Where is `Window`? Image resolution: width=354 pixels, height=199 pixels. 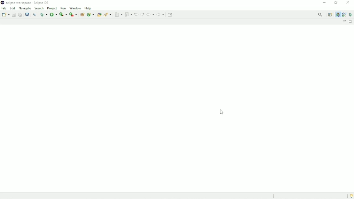 Window is located at coordinates (75, 8).